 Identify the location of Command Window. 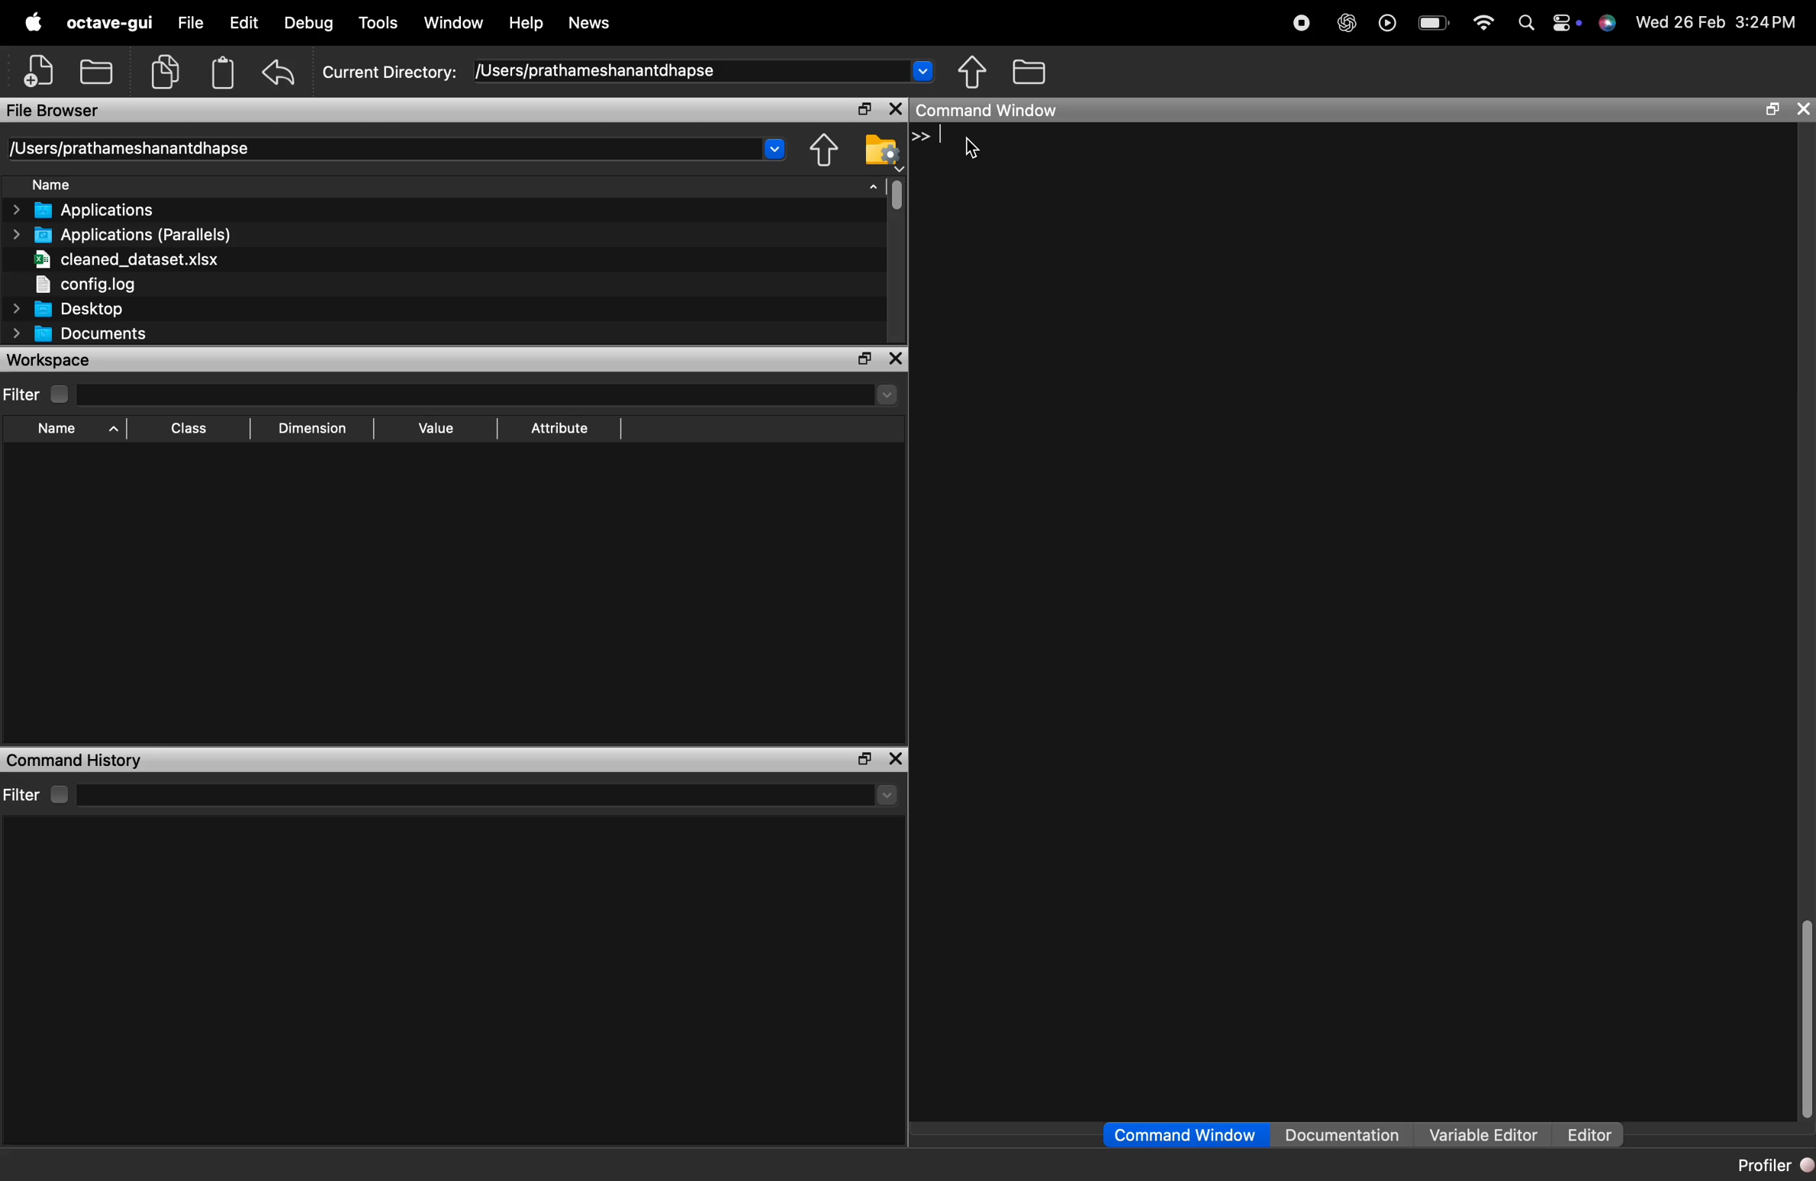
(991, 110).